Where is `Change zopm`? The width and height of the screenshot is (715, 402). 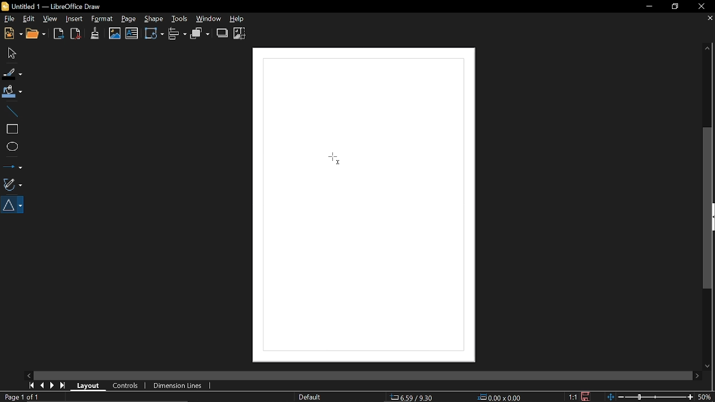
Change zopm is located at coordinates (650, 398).